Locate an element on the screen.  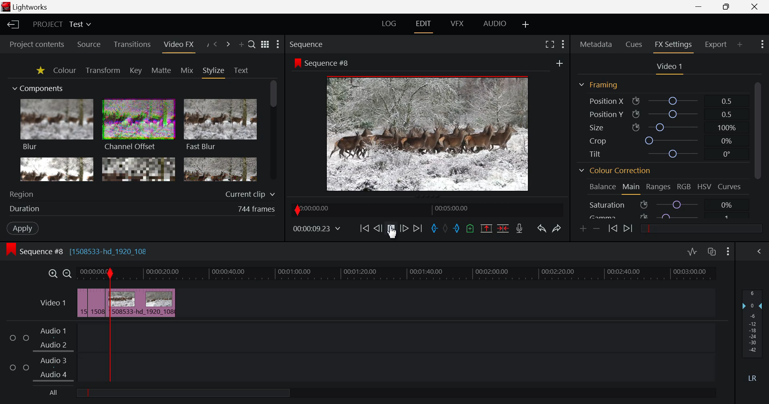
Mosaic is located at coordinates (138, 169).